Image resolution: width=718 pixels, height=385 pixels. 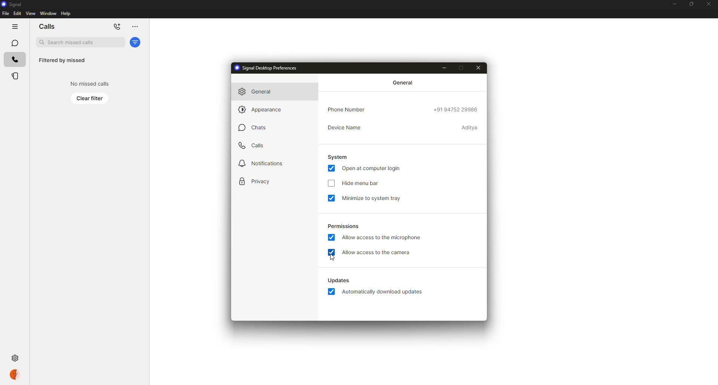 I want to click on no missed calls, so click(x=88, y=83).